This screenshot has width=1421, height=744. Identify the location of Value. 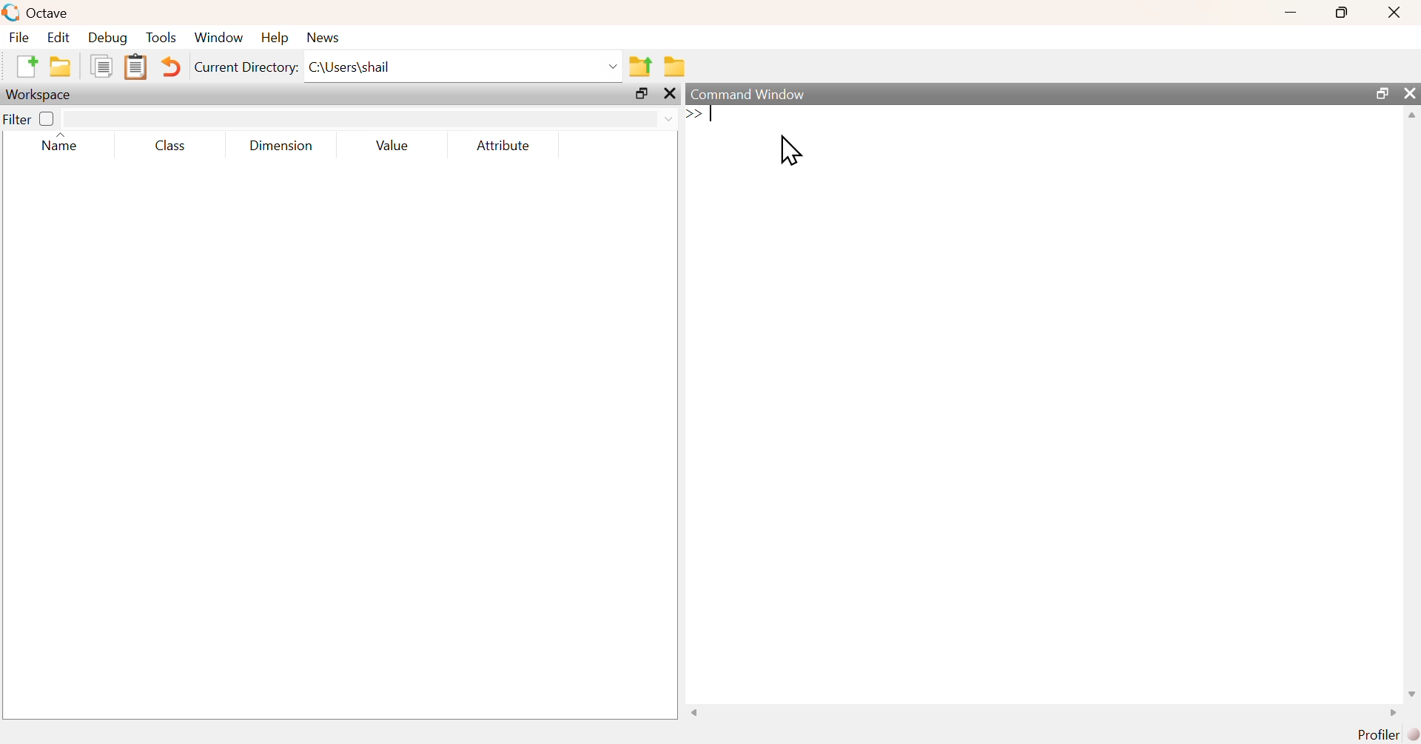
(397, 146).